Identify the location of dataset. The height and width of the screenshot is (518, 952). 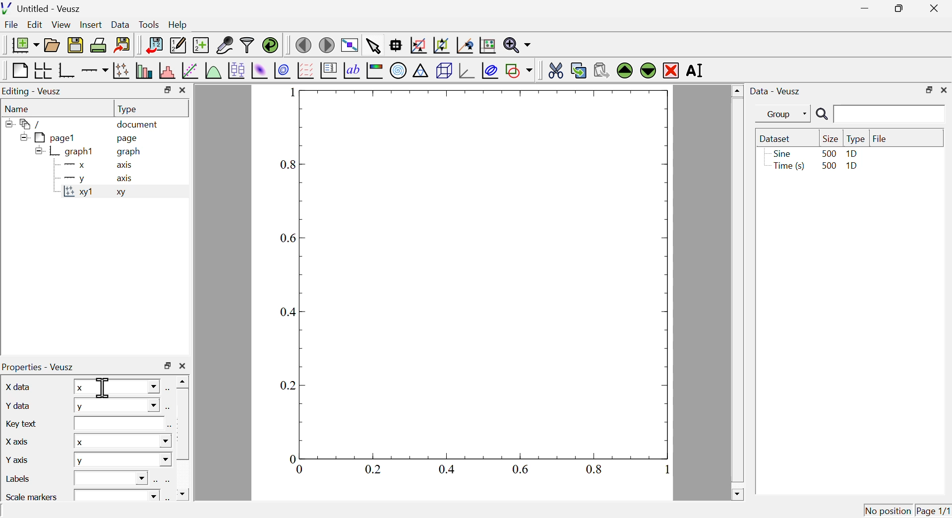
(777, 138).